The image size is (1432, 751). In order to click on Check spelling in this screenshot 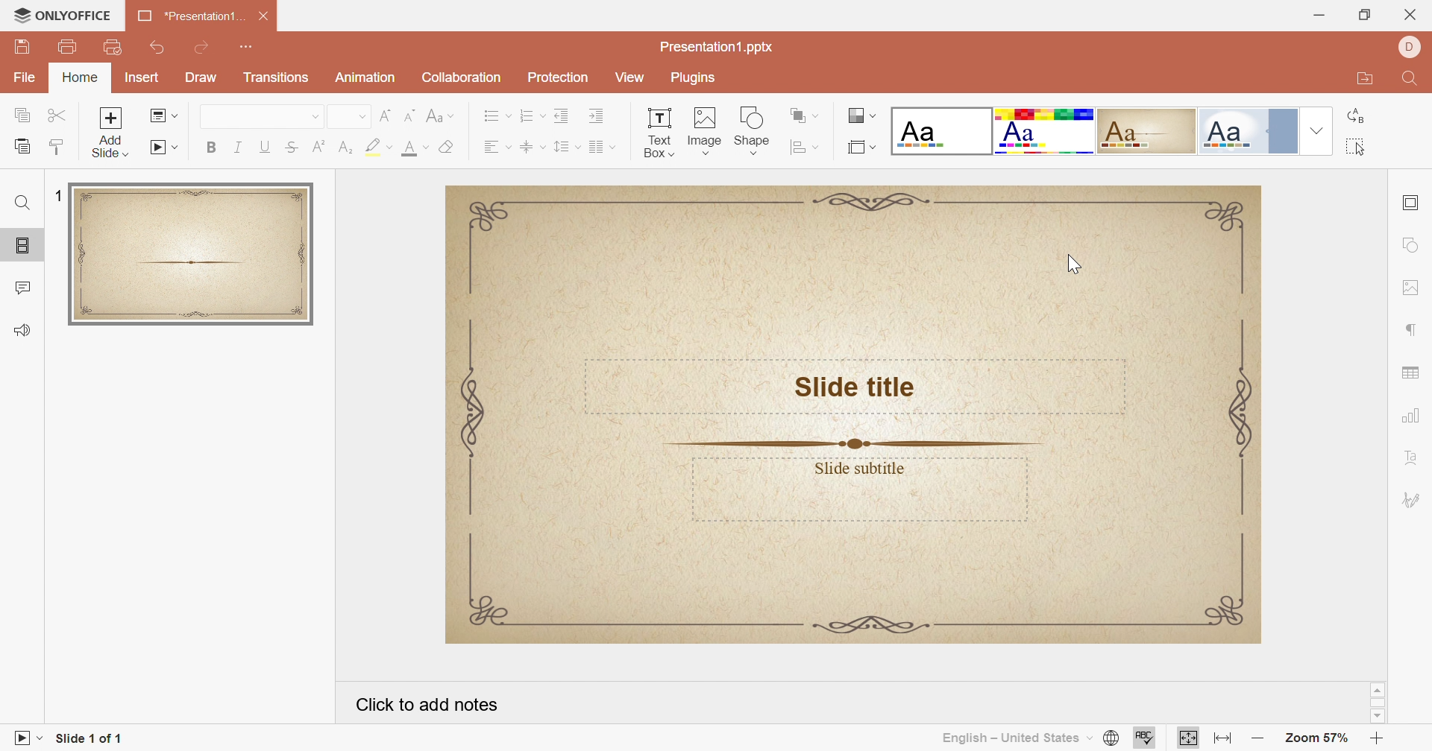, I will do `click(1146, 738)`.